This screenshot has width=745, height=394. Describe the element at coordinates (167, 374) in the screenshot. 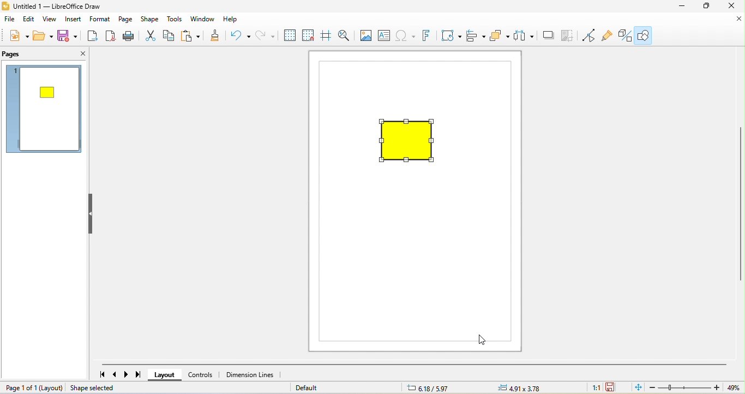

I see `layout` at that location.